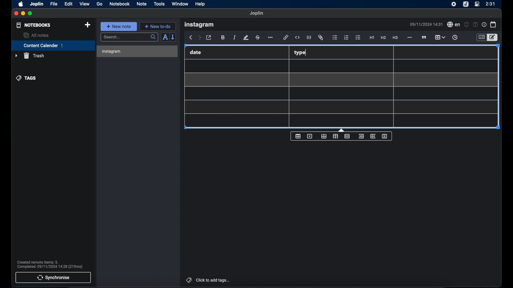 Image resolution: width=513 pixels, height=288 pixels. What do you see at coordinates (347, 38) in the screenshot?
I see `numbered list` at bounding box center [347, 38].